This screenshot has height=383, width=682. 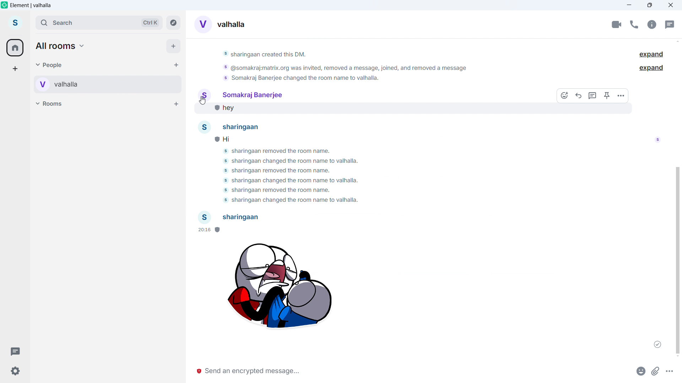 What do you see at coordinates (566, 95) in the screenshot?
I see `react ` at bounding box center [566, 95].